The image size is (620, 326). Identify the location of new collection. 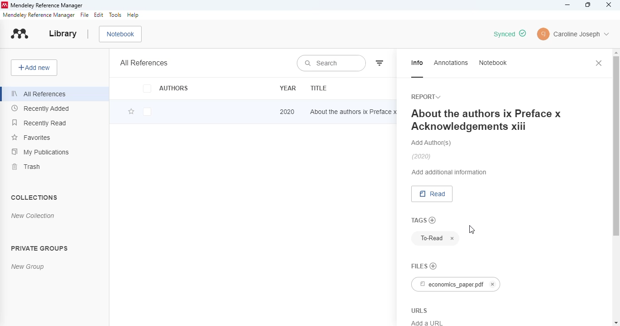
(33, 216).